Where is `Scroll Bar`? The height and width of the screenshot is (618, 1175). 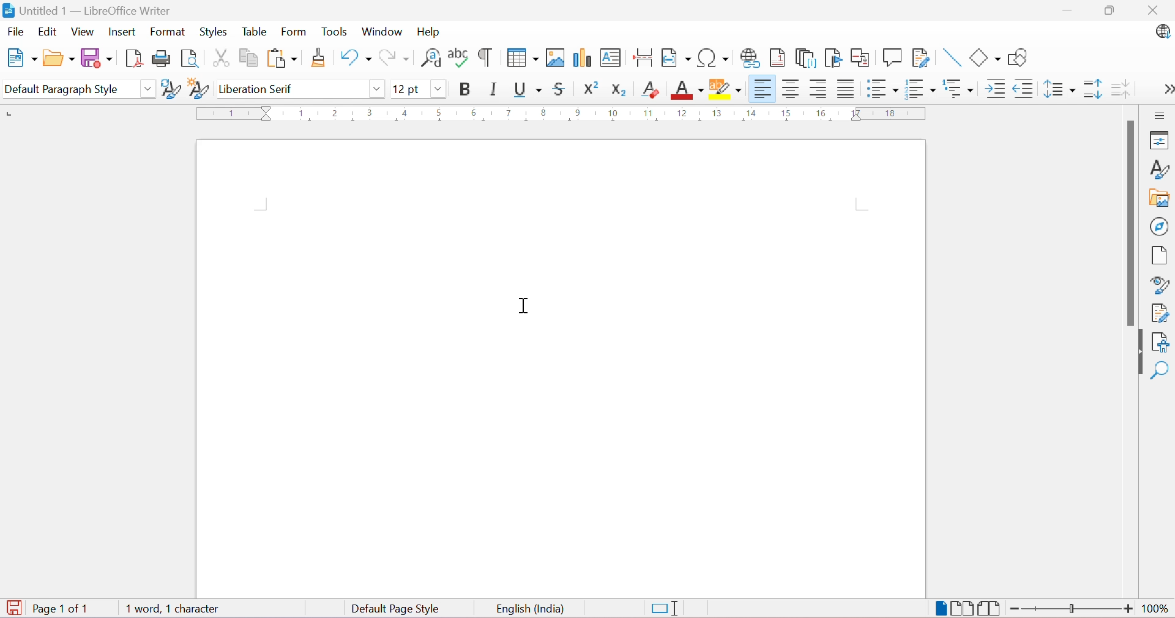 Scroll Bar is located at coordinates (1128, 223).